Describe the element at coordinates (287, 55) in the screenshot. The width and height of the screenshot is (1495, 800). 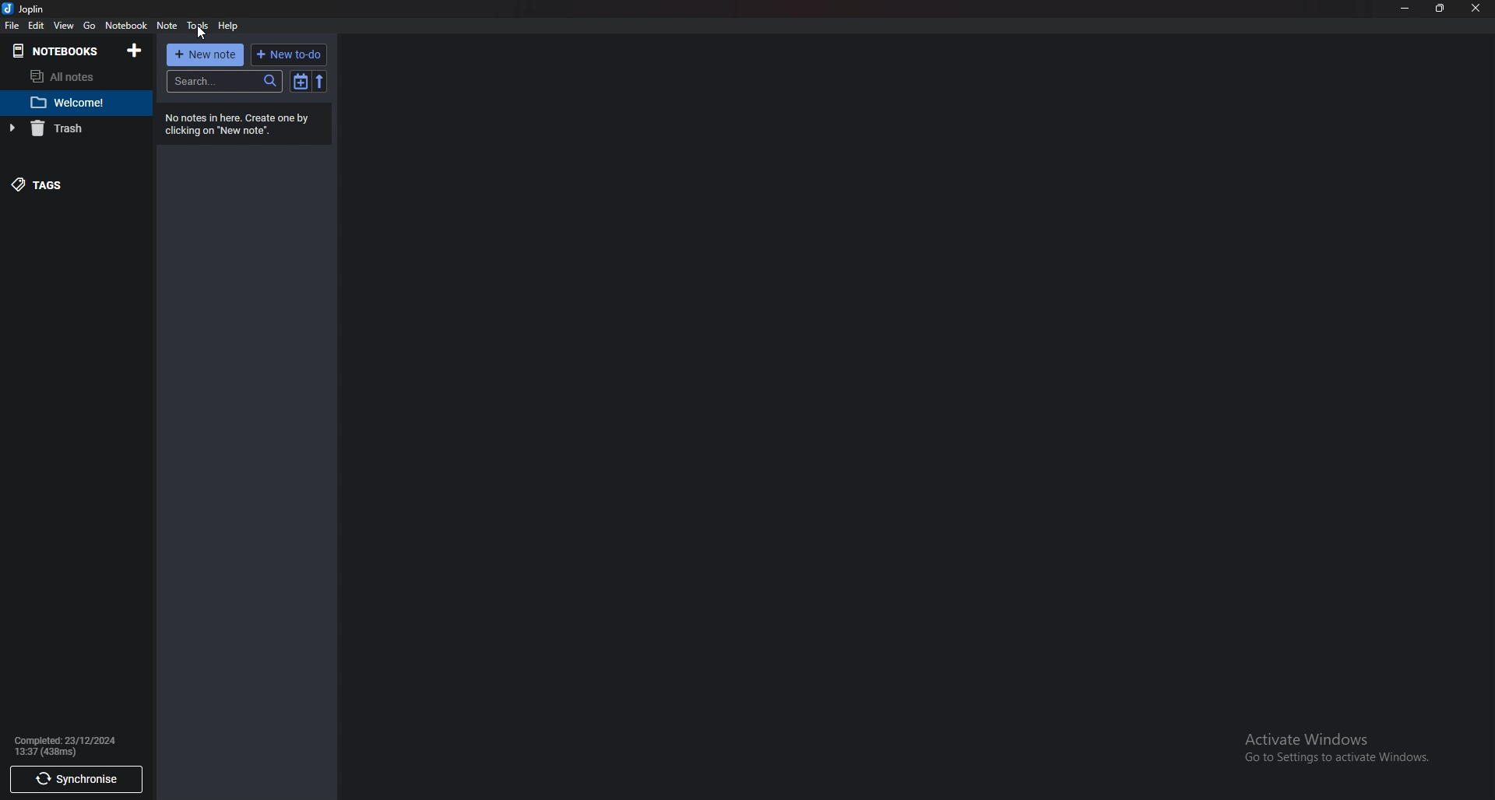
I see `New to do` at that location.